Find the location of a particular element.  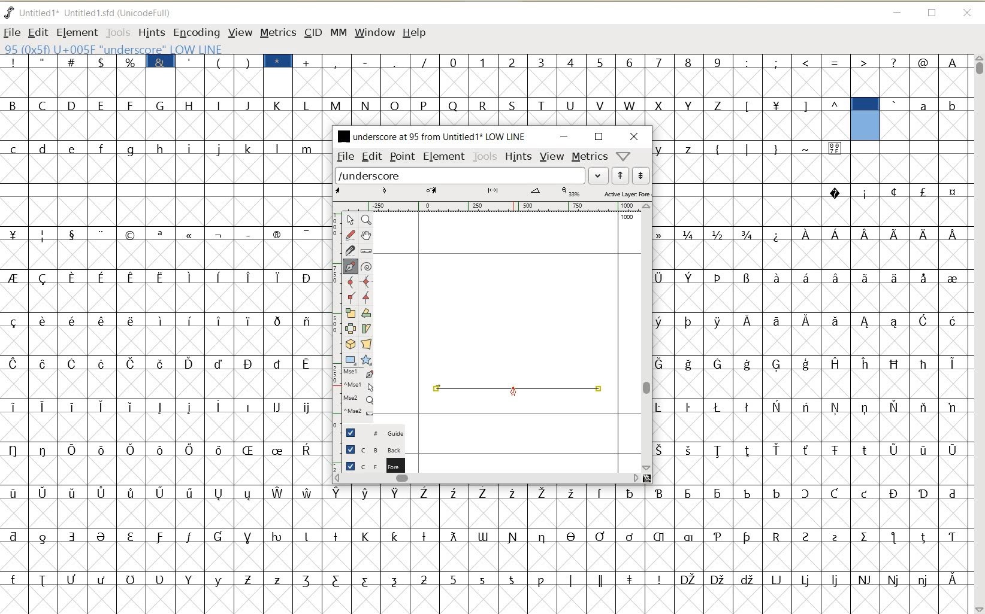

EXPAND is located at coordinates (599, 176).